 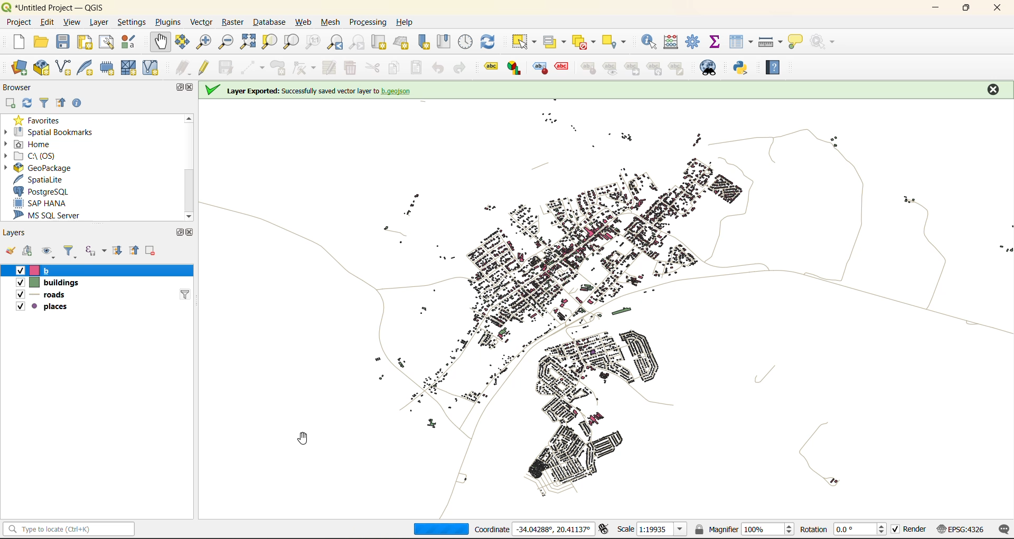 What do you see at coordinates (327, 67) in the screenshot?
I see `modify` at bounding box center [327, 67].